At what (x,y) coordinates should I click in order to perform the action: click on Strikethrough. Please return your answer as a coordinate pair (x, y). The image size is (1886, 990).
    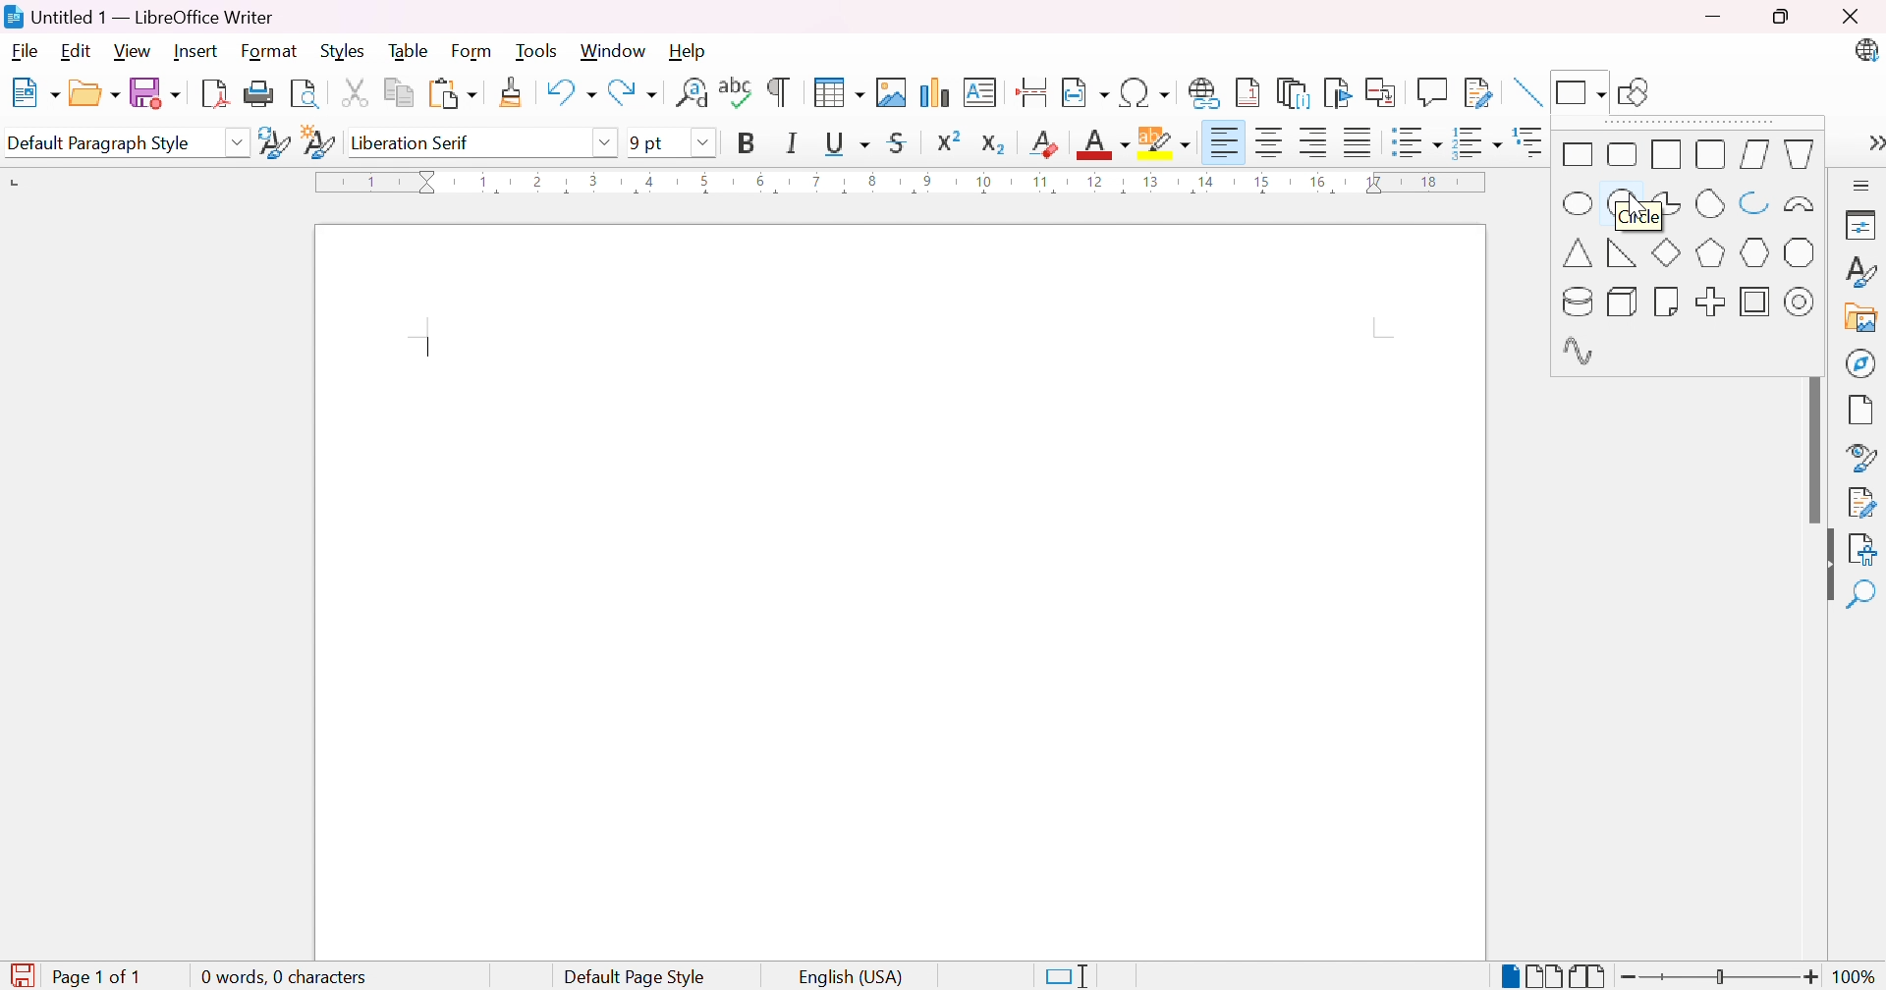
    Looking at the image, I should click on (897, 142).